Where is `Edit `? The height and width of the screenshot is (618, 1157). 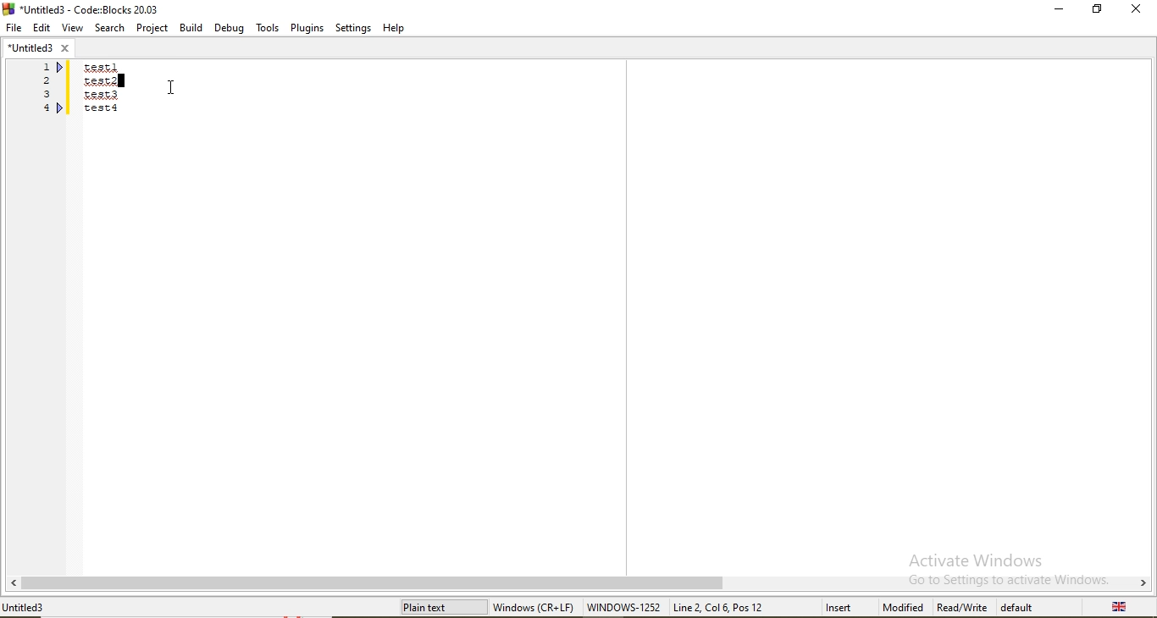
Edit  is located at coordinates (40, 26).